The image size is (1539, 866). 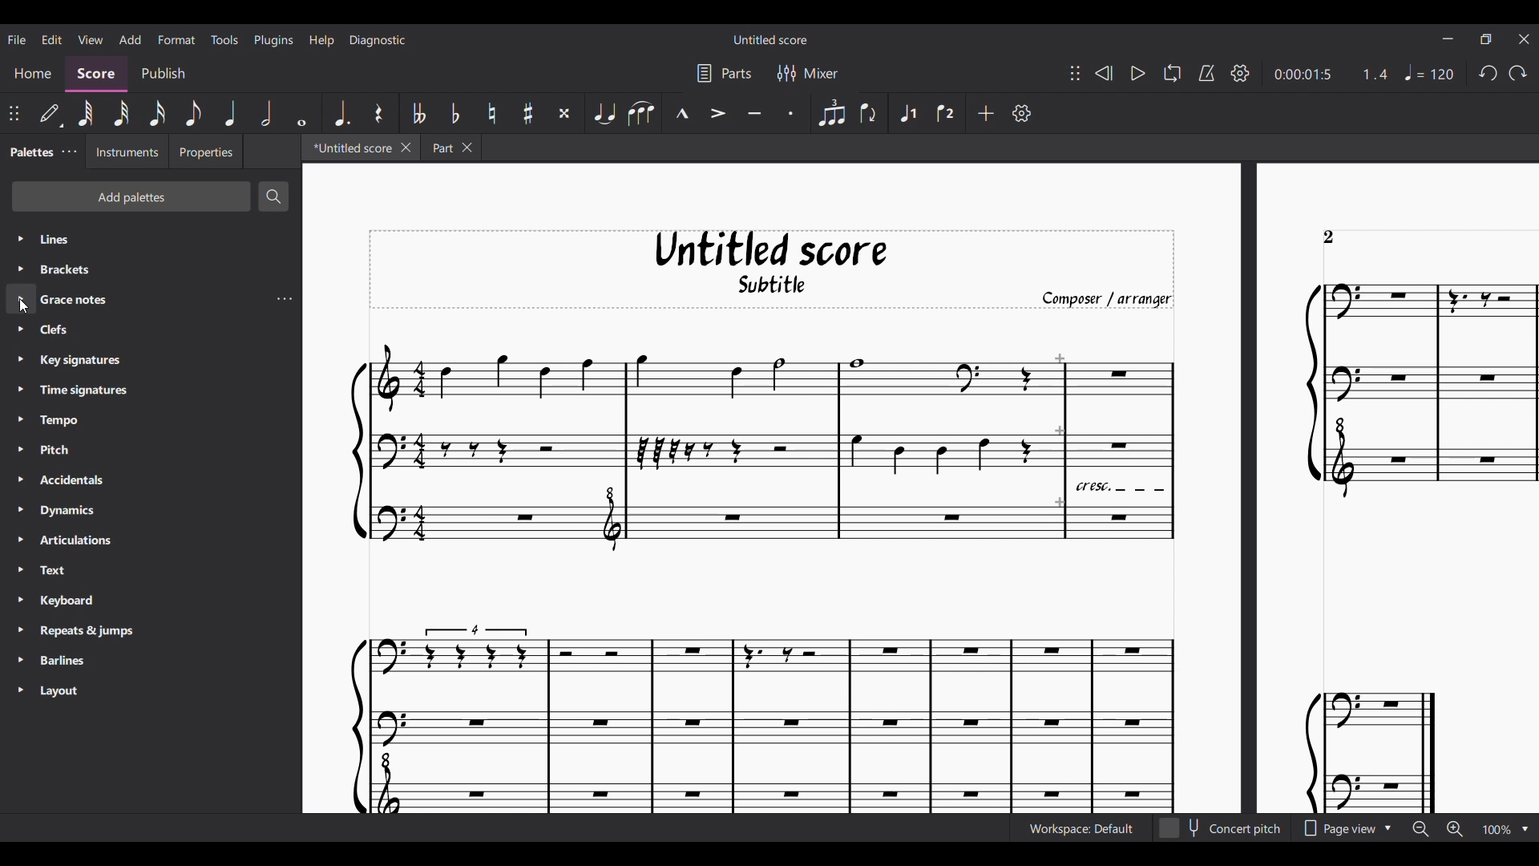 I want to click on Tempo, so click(x=1429, y=72).